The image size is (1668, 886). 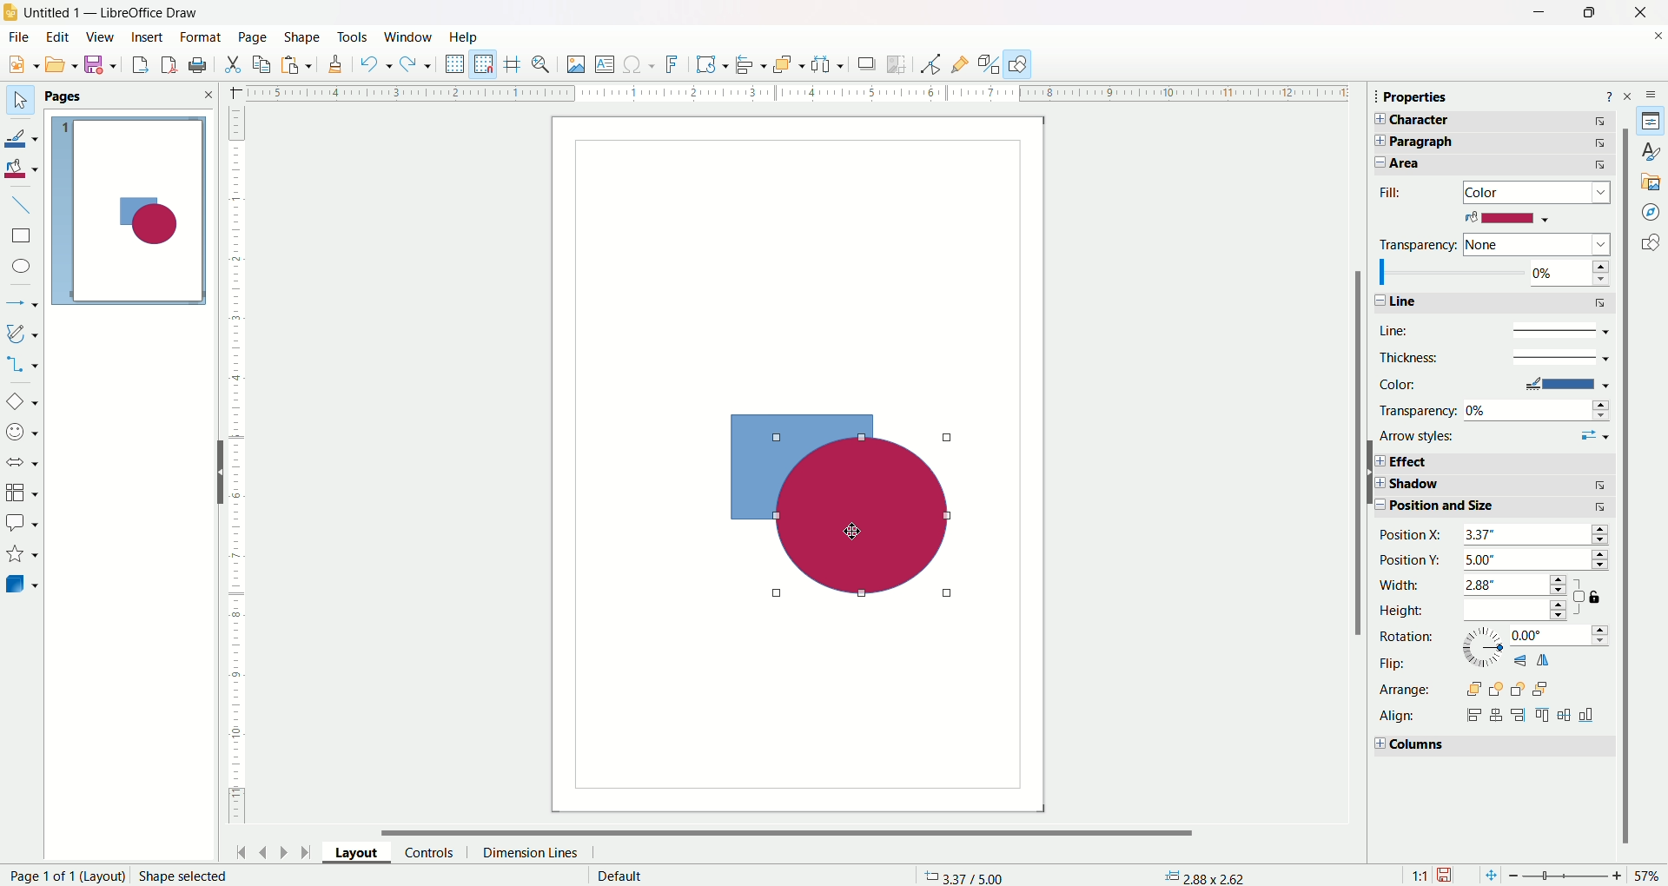 I want to click on columns, so click(x=1489, y=747).